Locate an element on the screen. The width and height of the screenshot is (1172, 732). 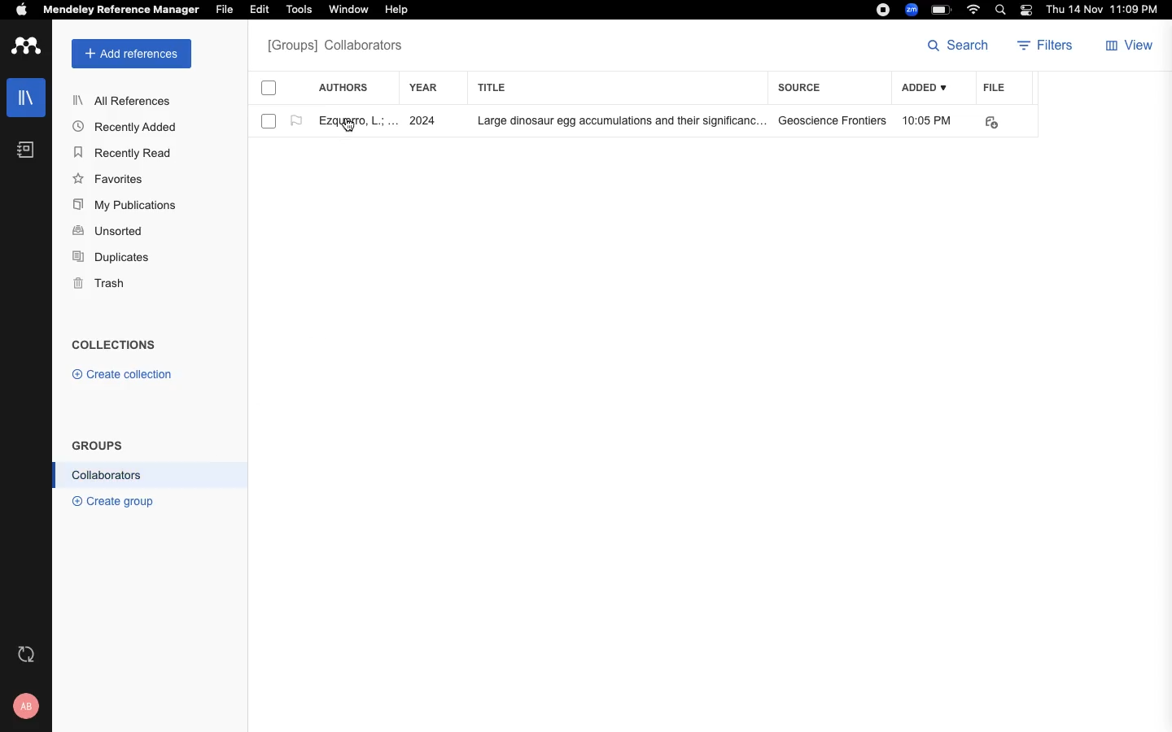
checkboxes is located at coordinates (262, 107).